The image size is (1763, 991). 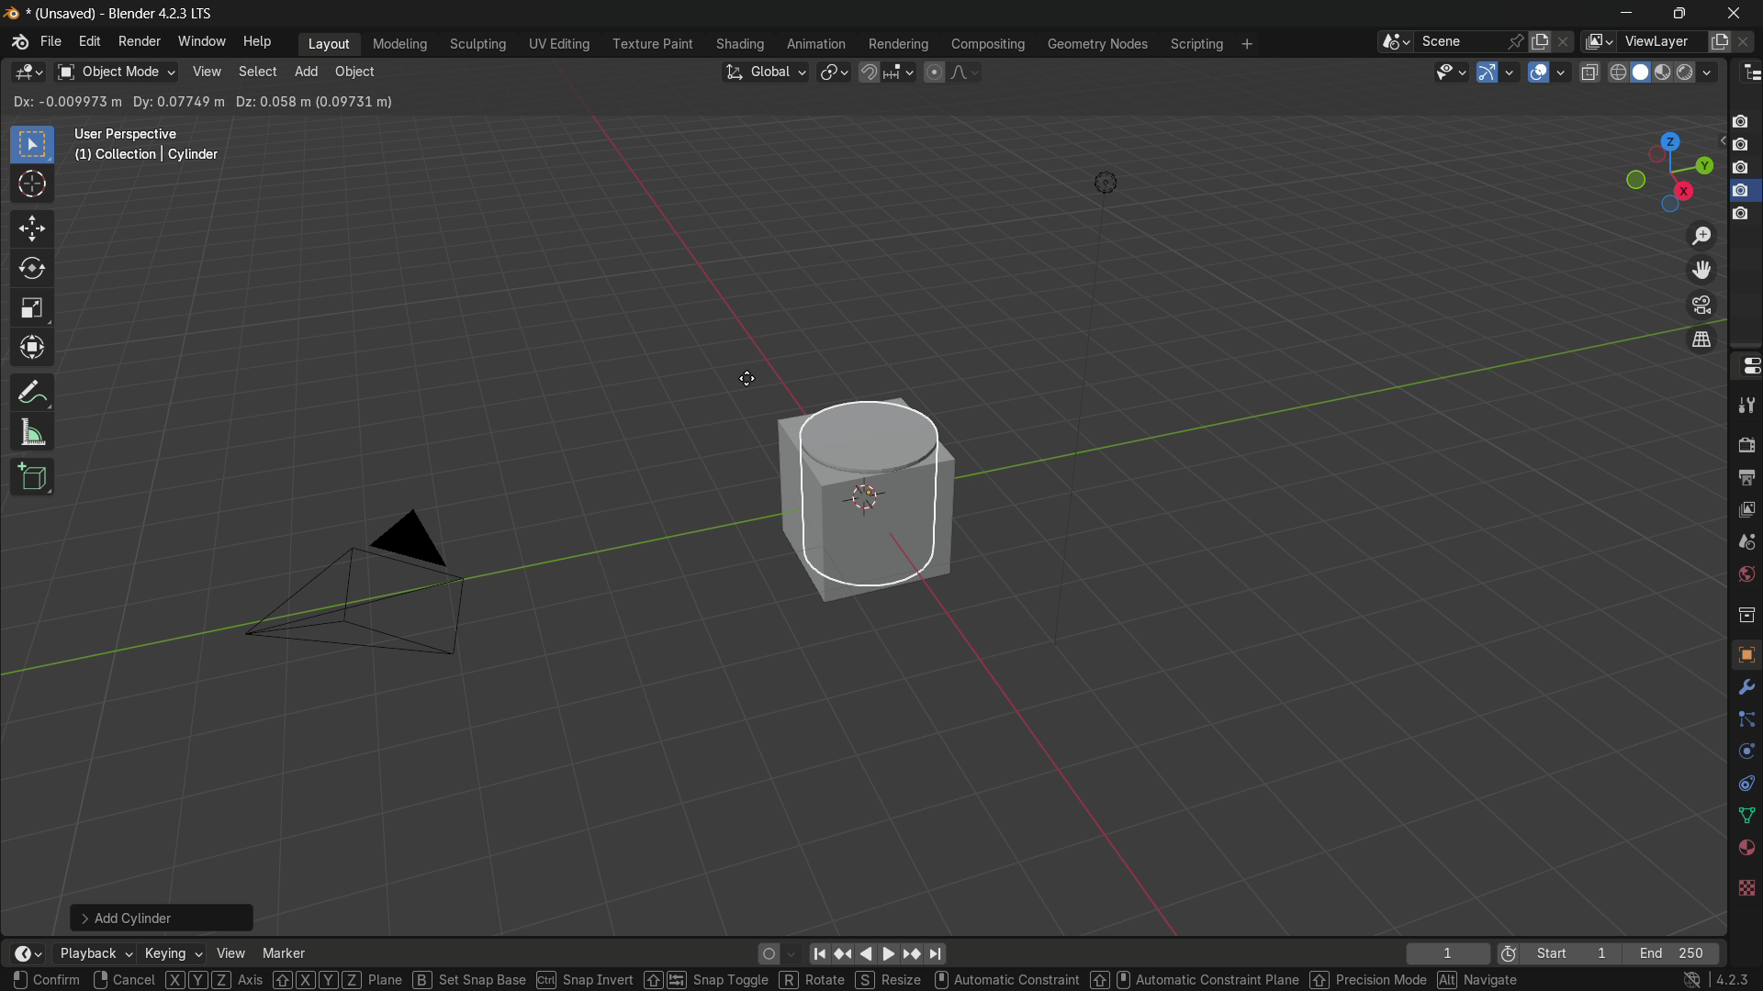 I want to click on tools, so click(x=1745, y=402).